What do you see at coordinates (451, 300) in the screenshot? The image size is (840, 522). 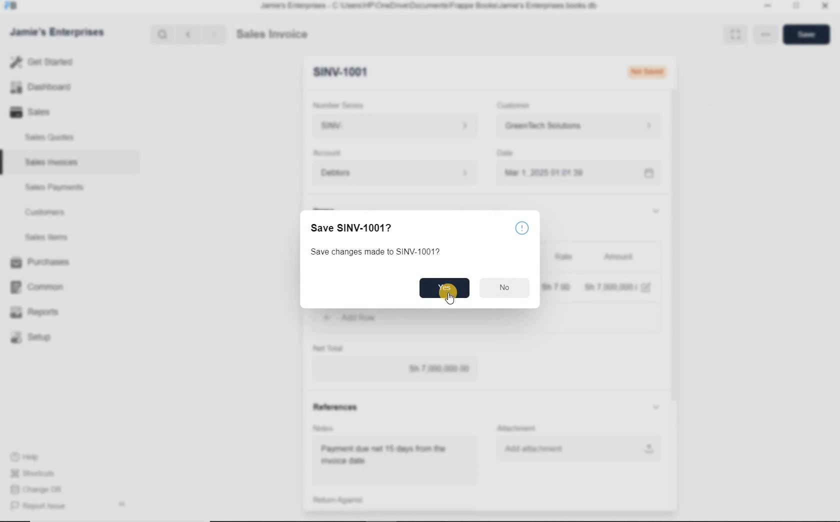 I see `cursor` at bounding box center [451, 300].